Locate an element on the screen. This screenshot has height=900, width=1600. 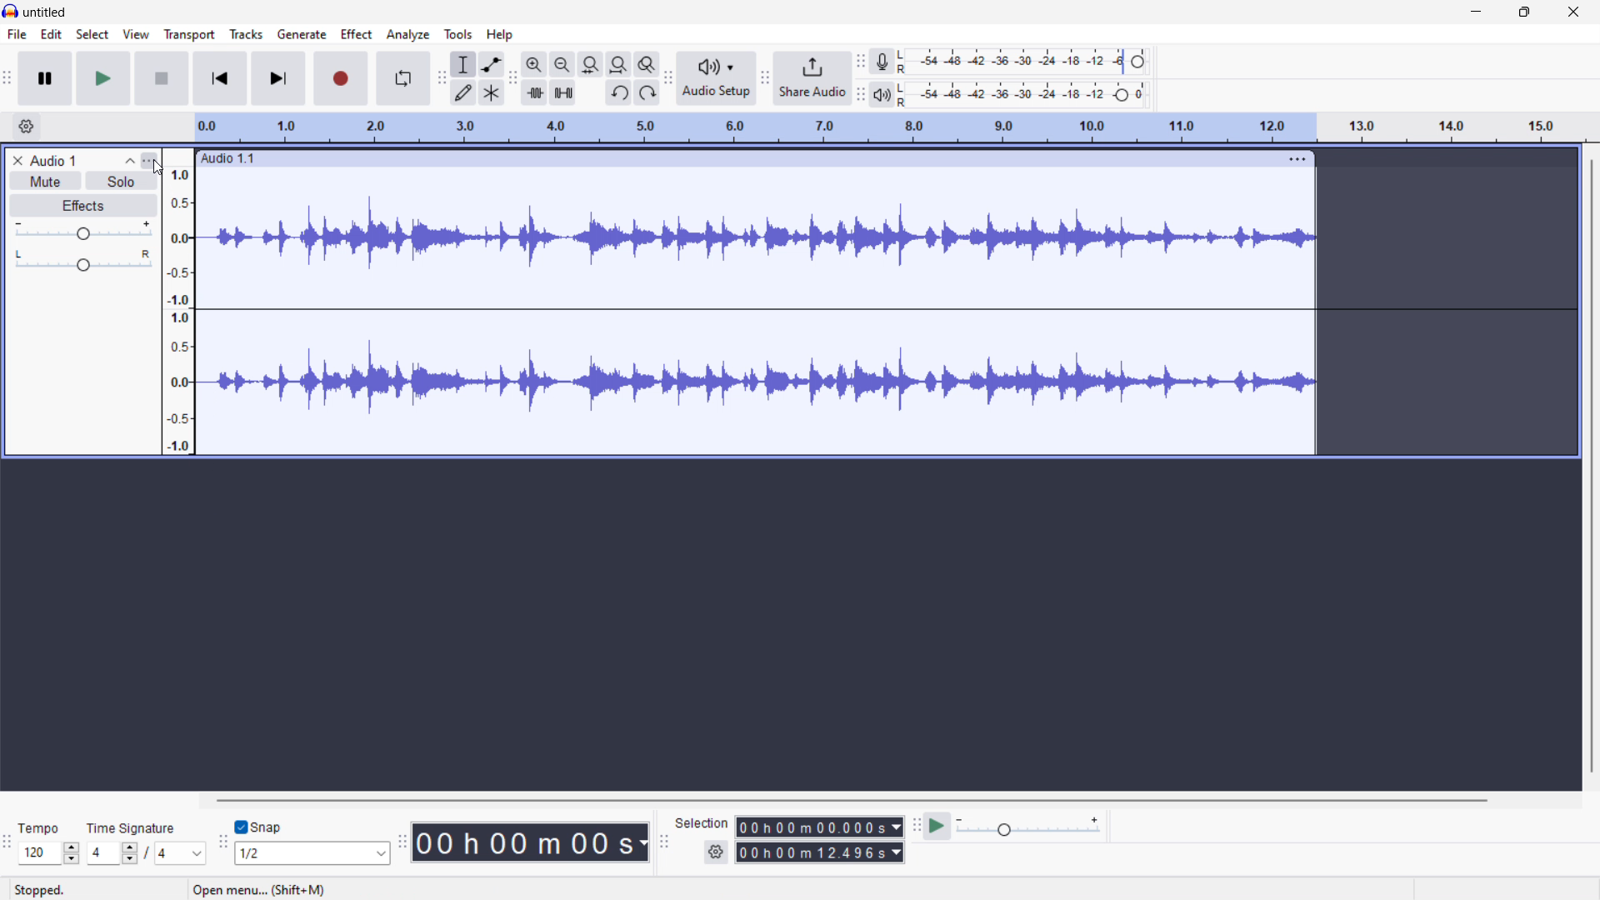
audio setup is located at coordinates (717, 78).